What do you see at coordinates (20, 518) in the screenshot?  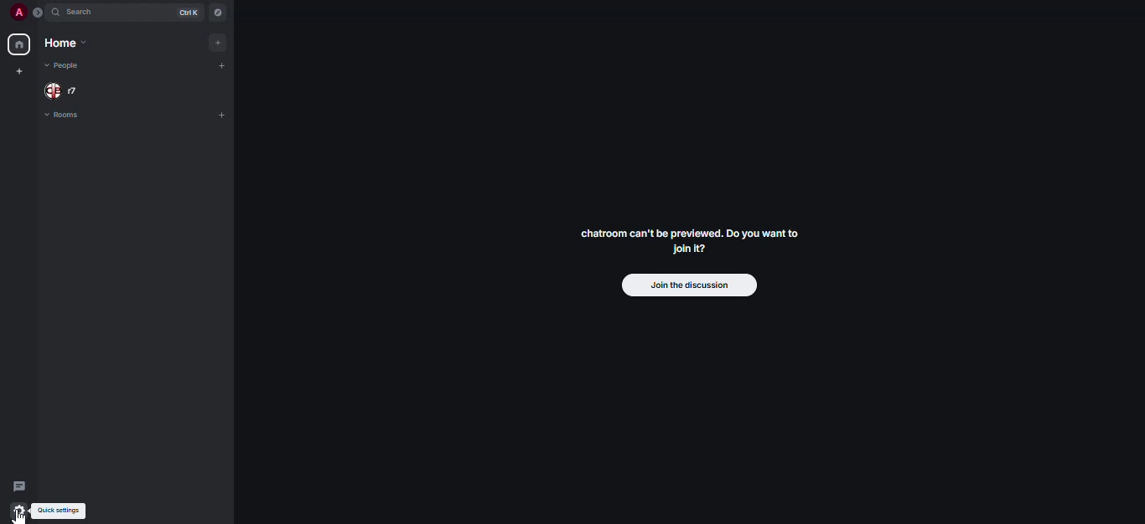 I see `Cursor on quick settings` at bounding box center [20, 518].